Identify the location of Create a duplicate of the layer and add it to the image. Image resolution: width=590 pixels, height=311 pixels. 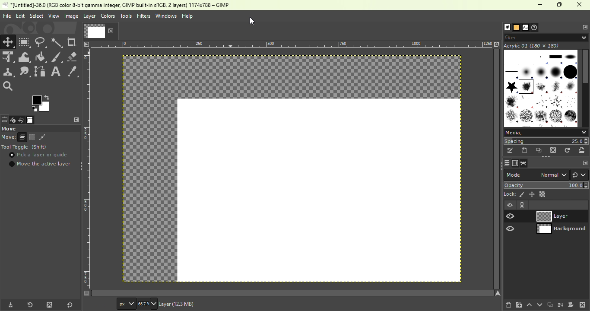
(549, 305).